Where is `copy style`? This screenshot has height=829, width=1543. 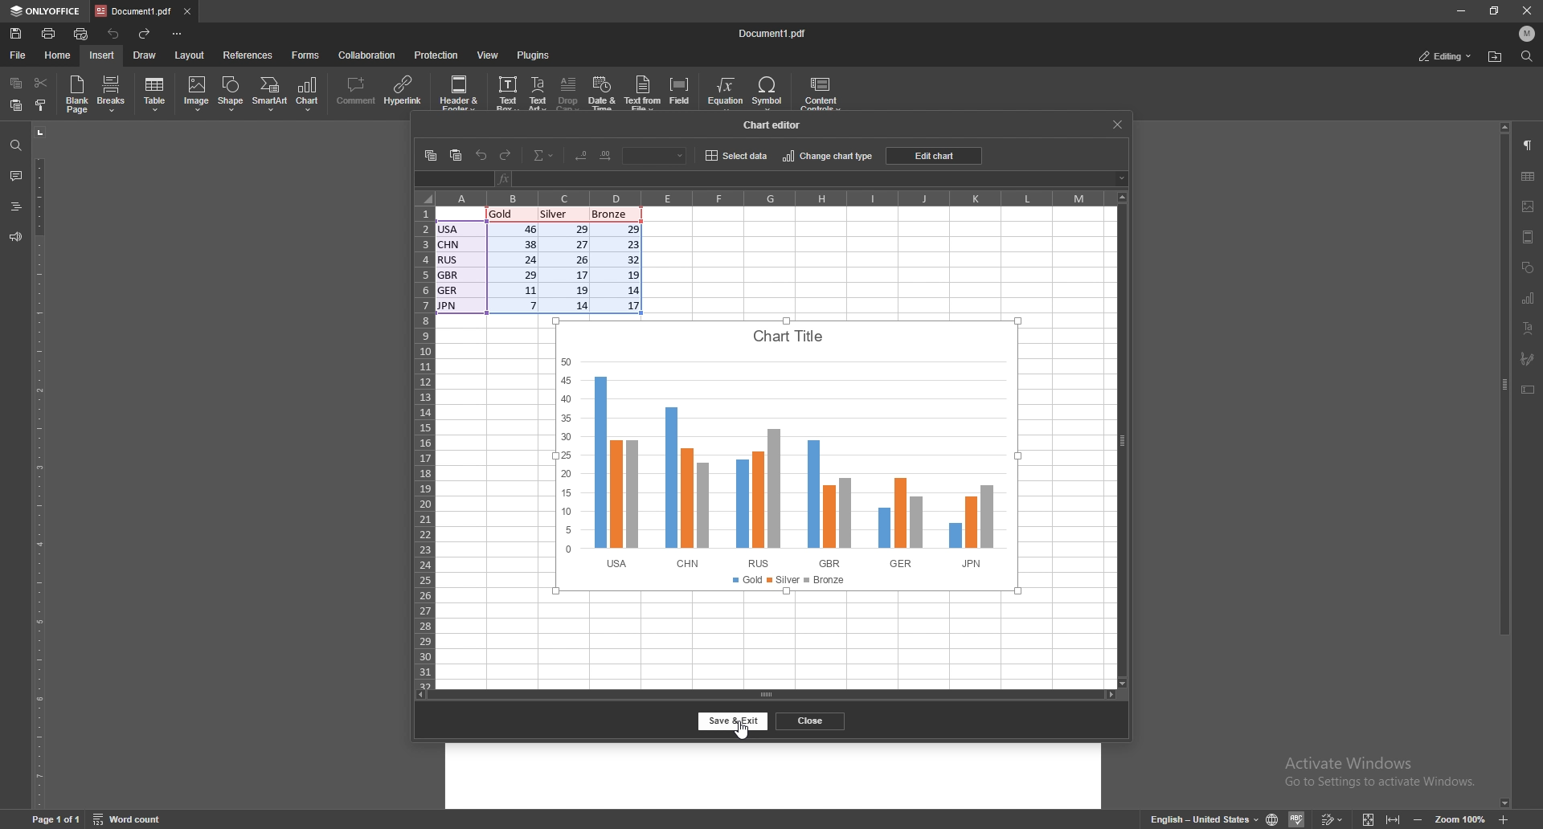
copy style is located at coordinates (39, 106).